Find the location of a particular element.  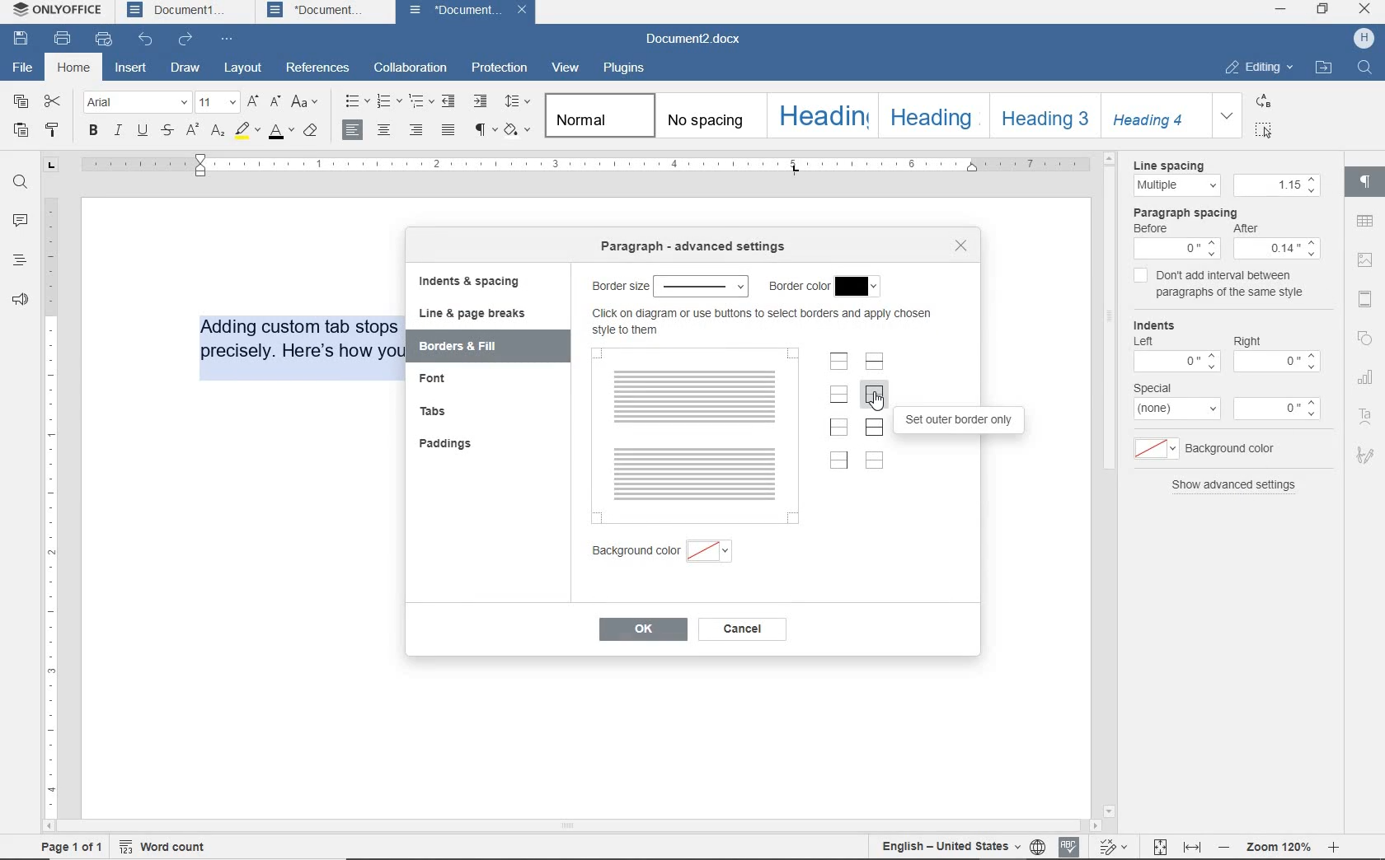

bold is located at coordinates (94, 132).